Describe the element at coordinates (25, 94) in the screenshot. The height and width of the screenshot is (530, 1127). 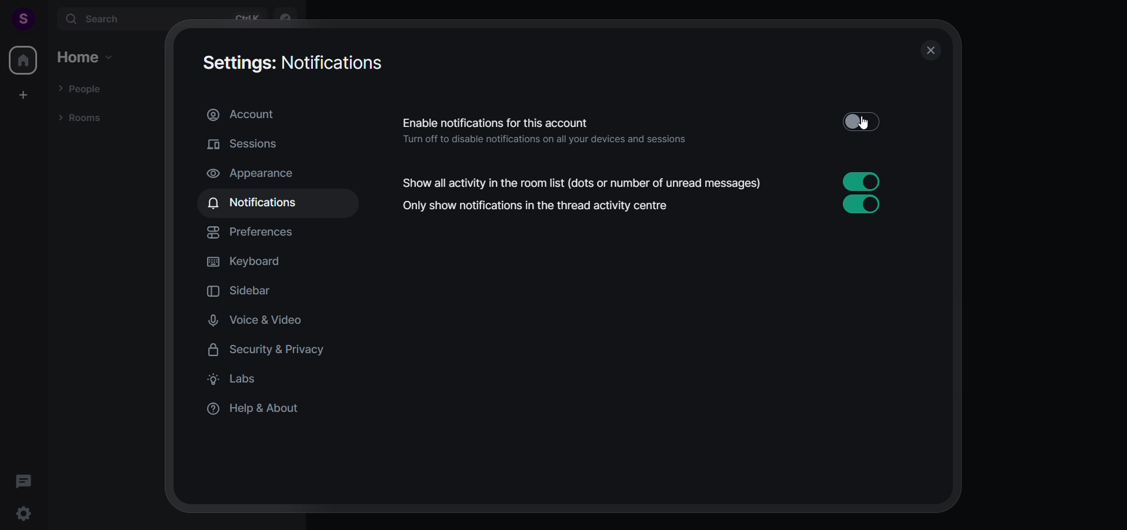
I see `create a space` at that location.